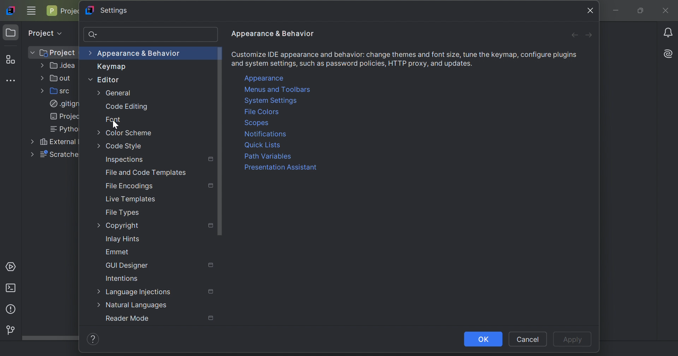 The height and width of the screenshot is (356, 678). What do you see at coordinates (279, 168) in the screenshot?
I see `Presentation Assistant` at bounding box center [279, 168].